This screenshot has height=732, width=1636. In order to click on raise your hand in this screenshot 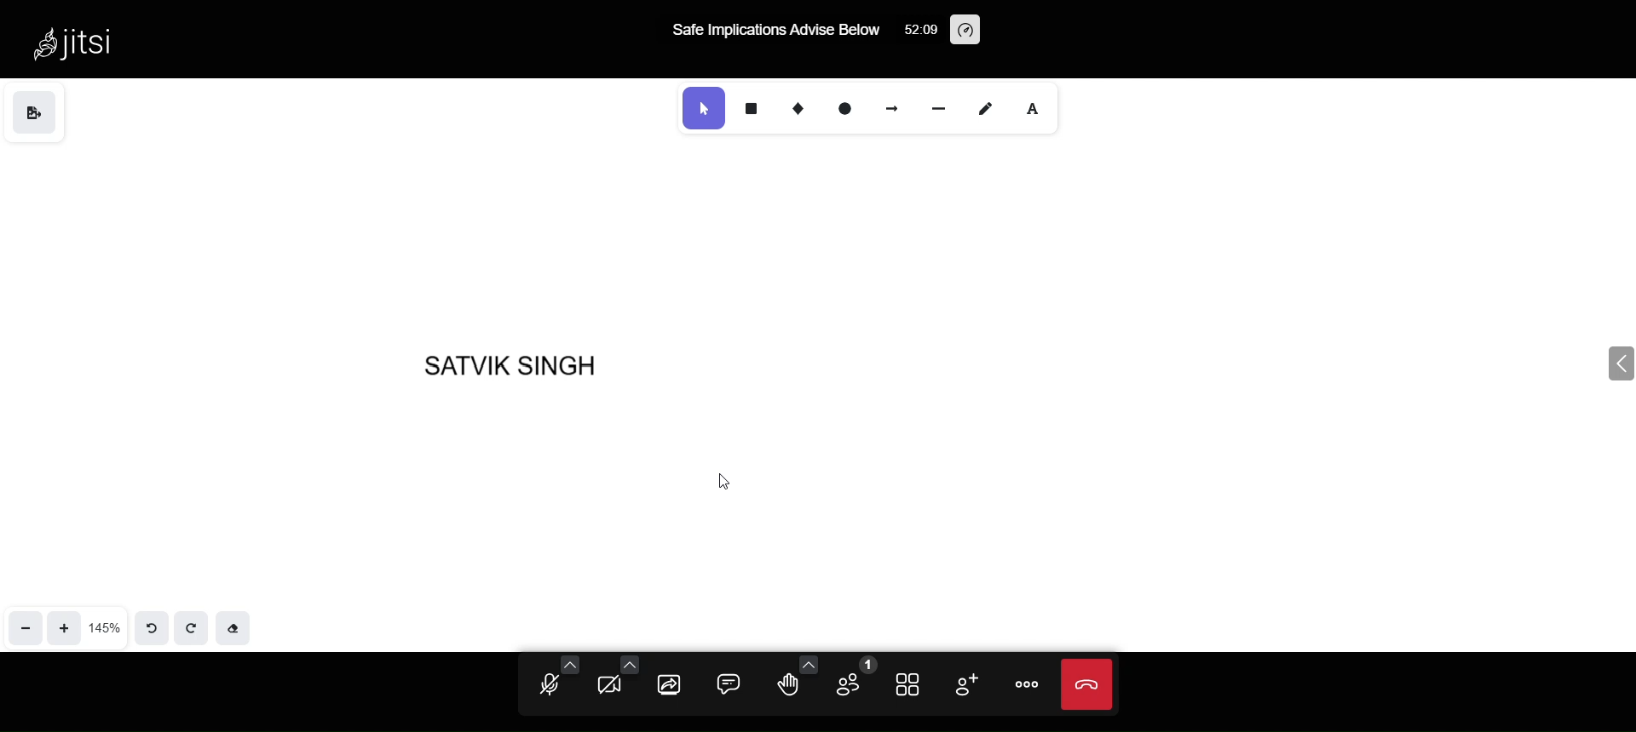, I will do `click(792, 682)`.